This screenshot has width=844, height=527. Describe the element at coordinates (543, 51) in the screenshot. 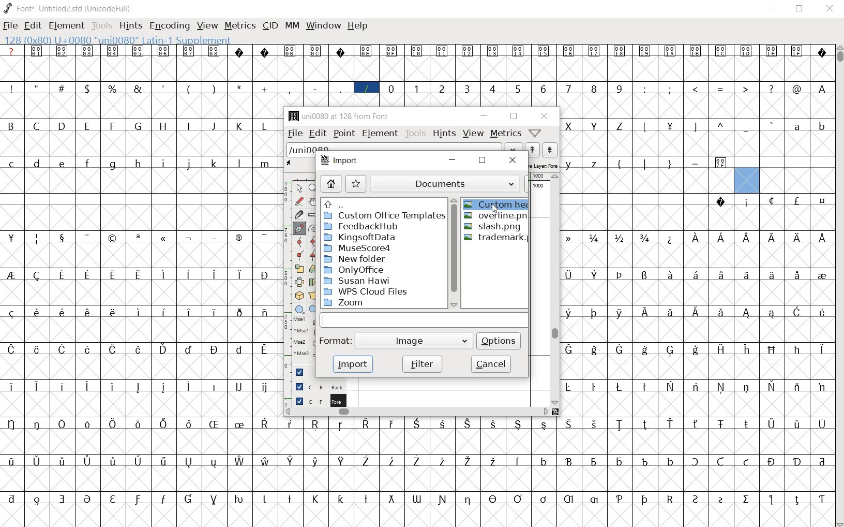

I see `glyph` at that location.